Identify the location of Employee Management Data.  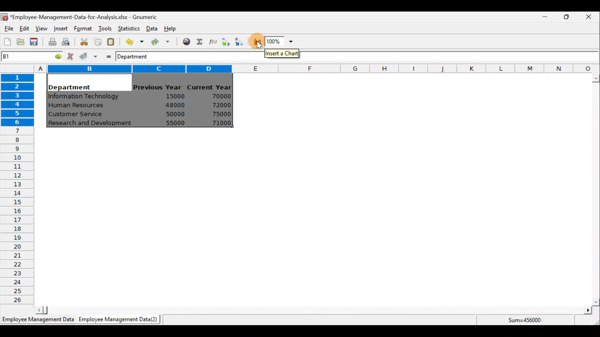
(37, 321).